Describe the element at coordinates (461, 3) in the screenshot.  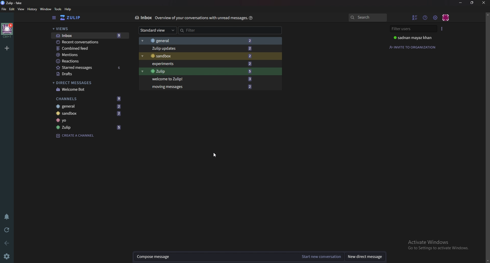
I see `Minimize` at that location.